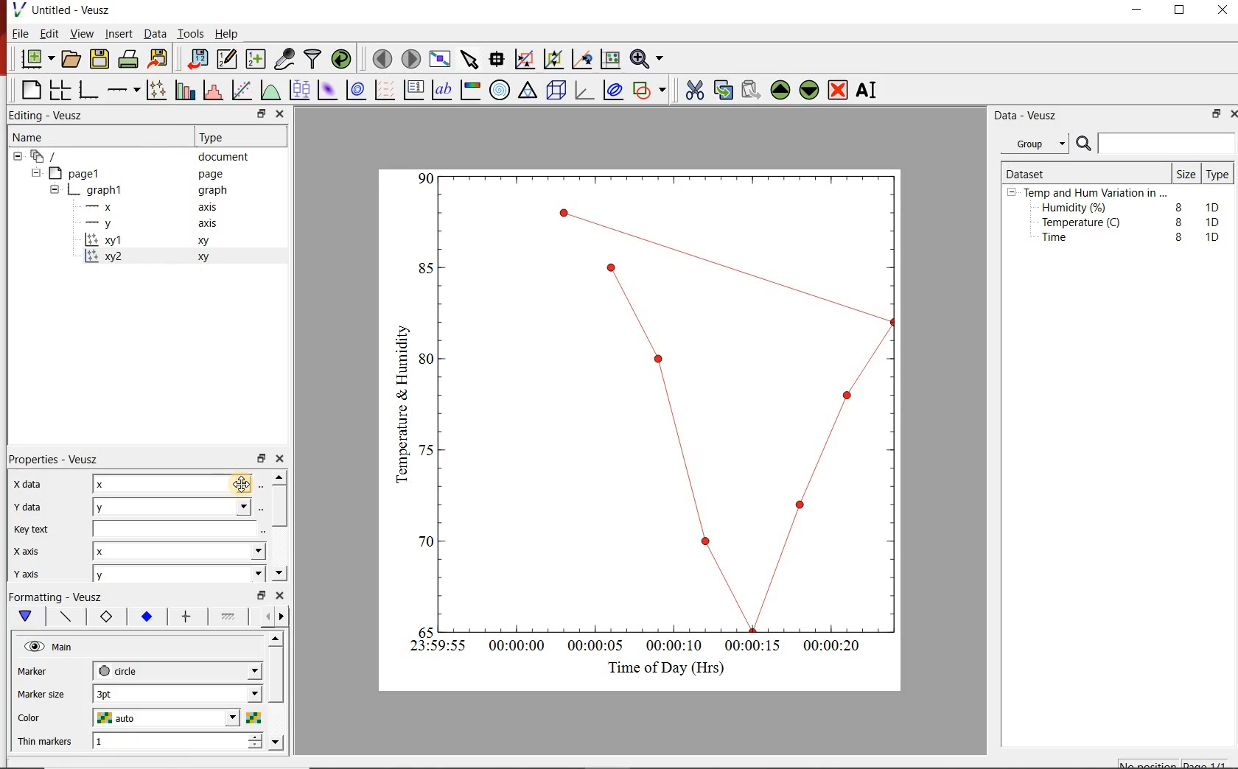 The height and width of the screenshot is (769, 1238). What do you see at coordinates (211, 225) in the screenshot?
I see `axis` at bounding box center [211, 225].